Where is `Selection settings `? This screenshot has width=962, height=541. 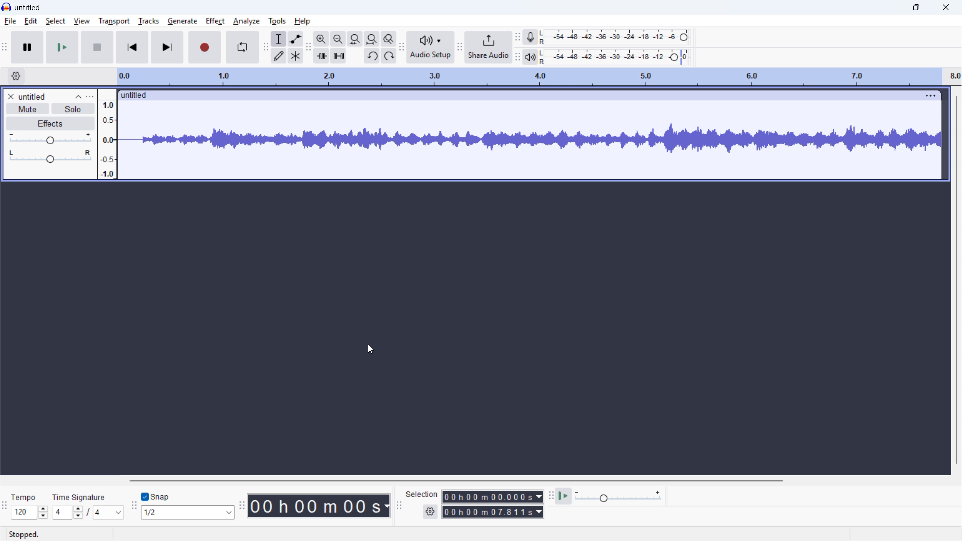
Selection settings  is located at coordinates (430, 512).